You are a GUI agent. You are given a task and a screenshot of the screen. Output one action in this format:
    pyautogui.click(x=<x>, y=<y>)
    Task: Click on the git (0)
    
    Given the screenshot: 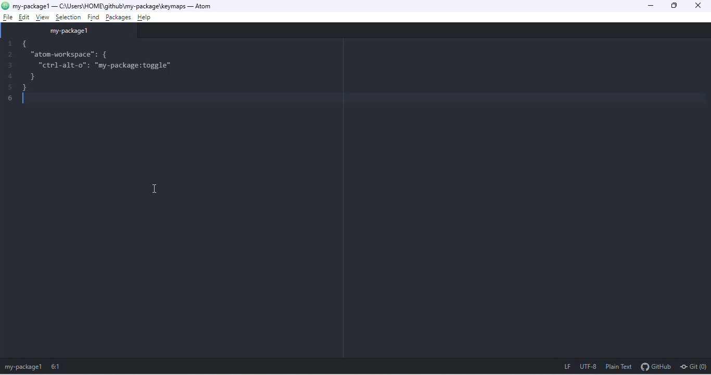 What is the action you would take?
    pyautogui.click(x=694, y=368)
    